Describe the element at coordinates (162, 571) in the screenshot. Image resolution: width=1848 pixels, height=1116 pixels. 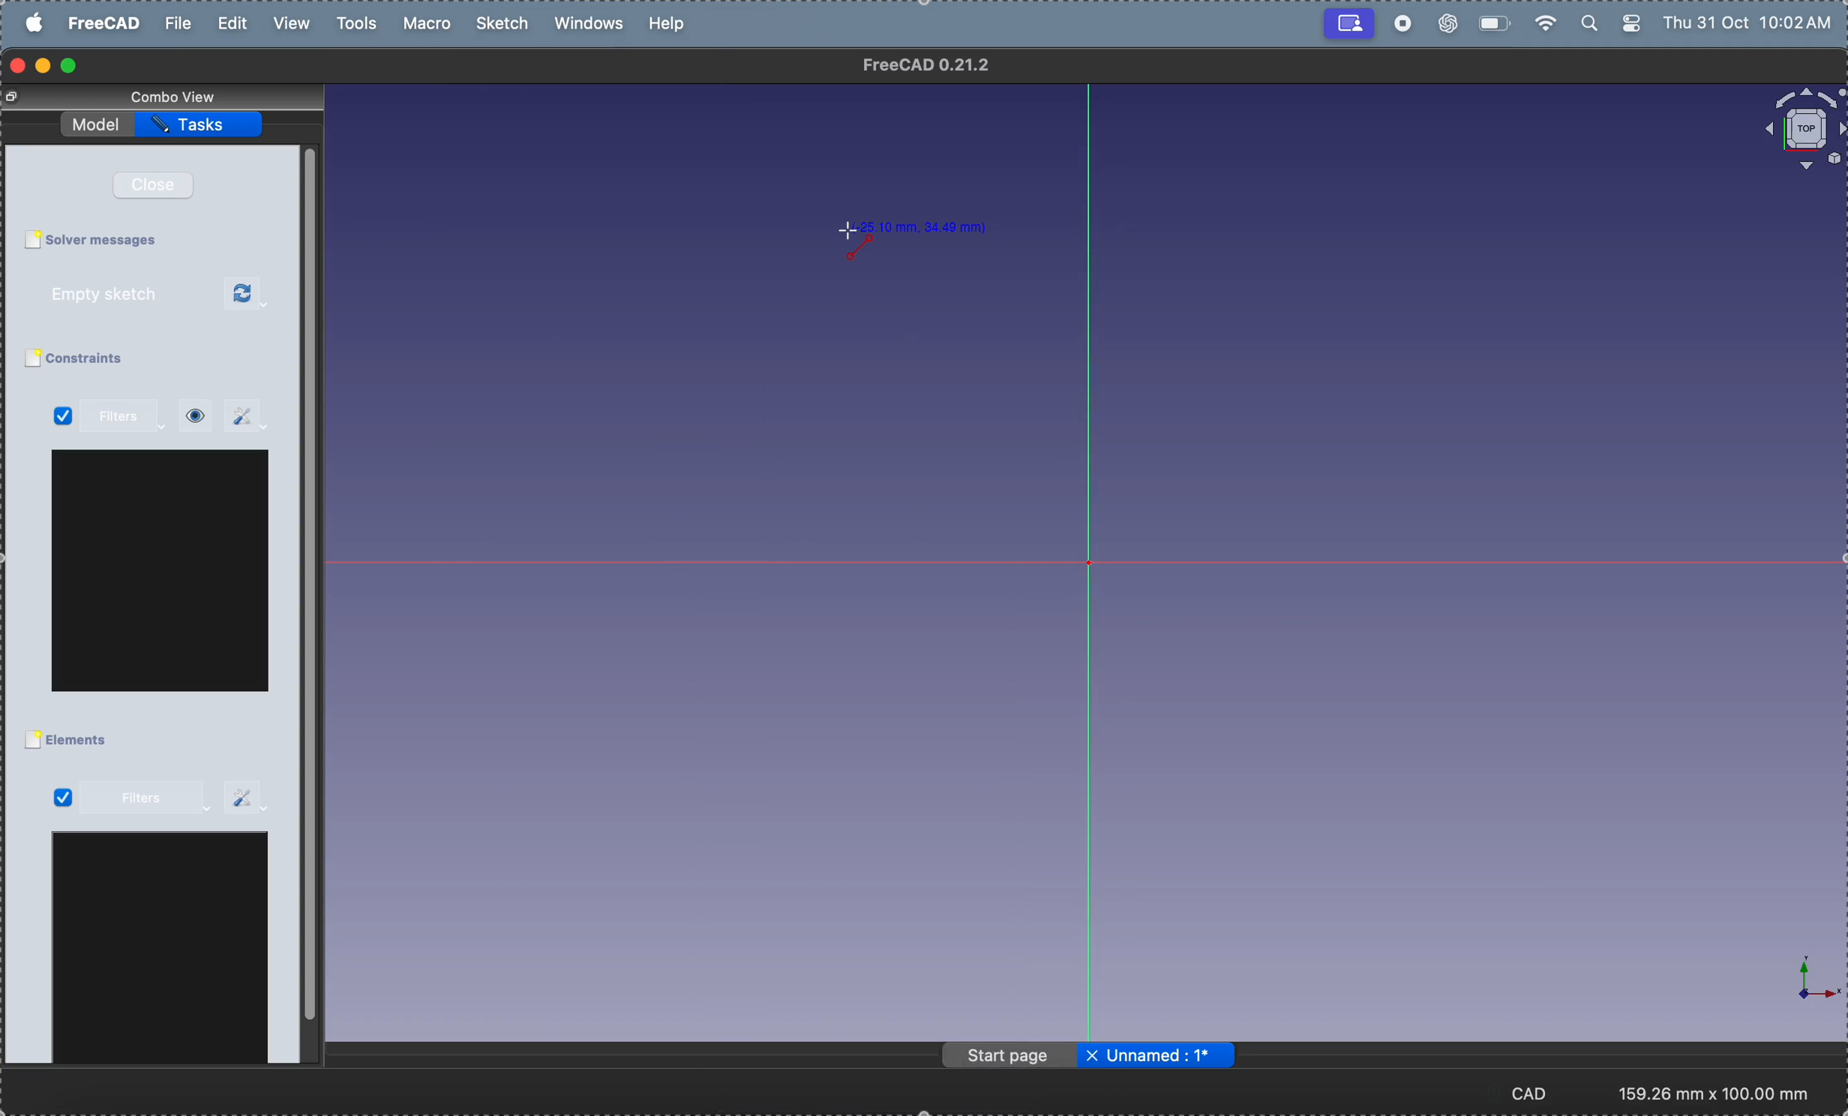
I see `window` at that location.